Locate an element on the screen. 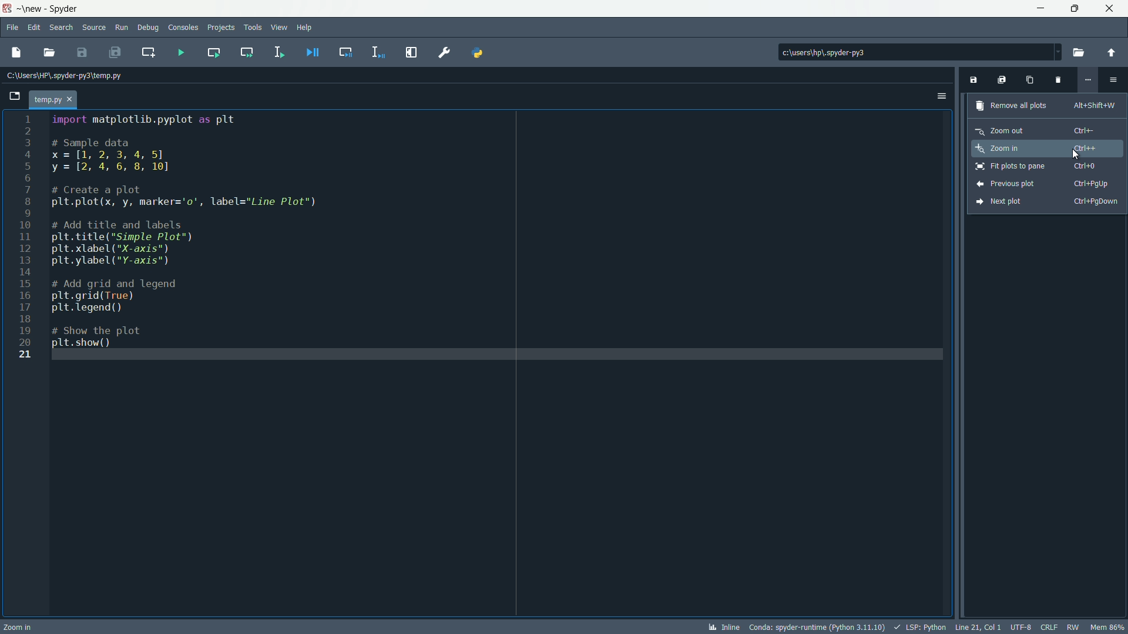  browse tabs is located at coordinates (16, 96).